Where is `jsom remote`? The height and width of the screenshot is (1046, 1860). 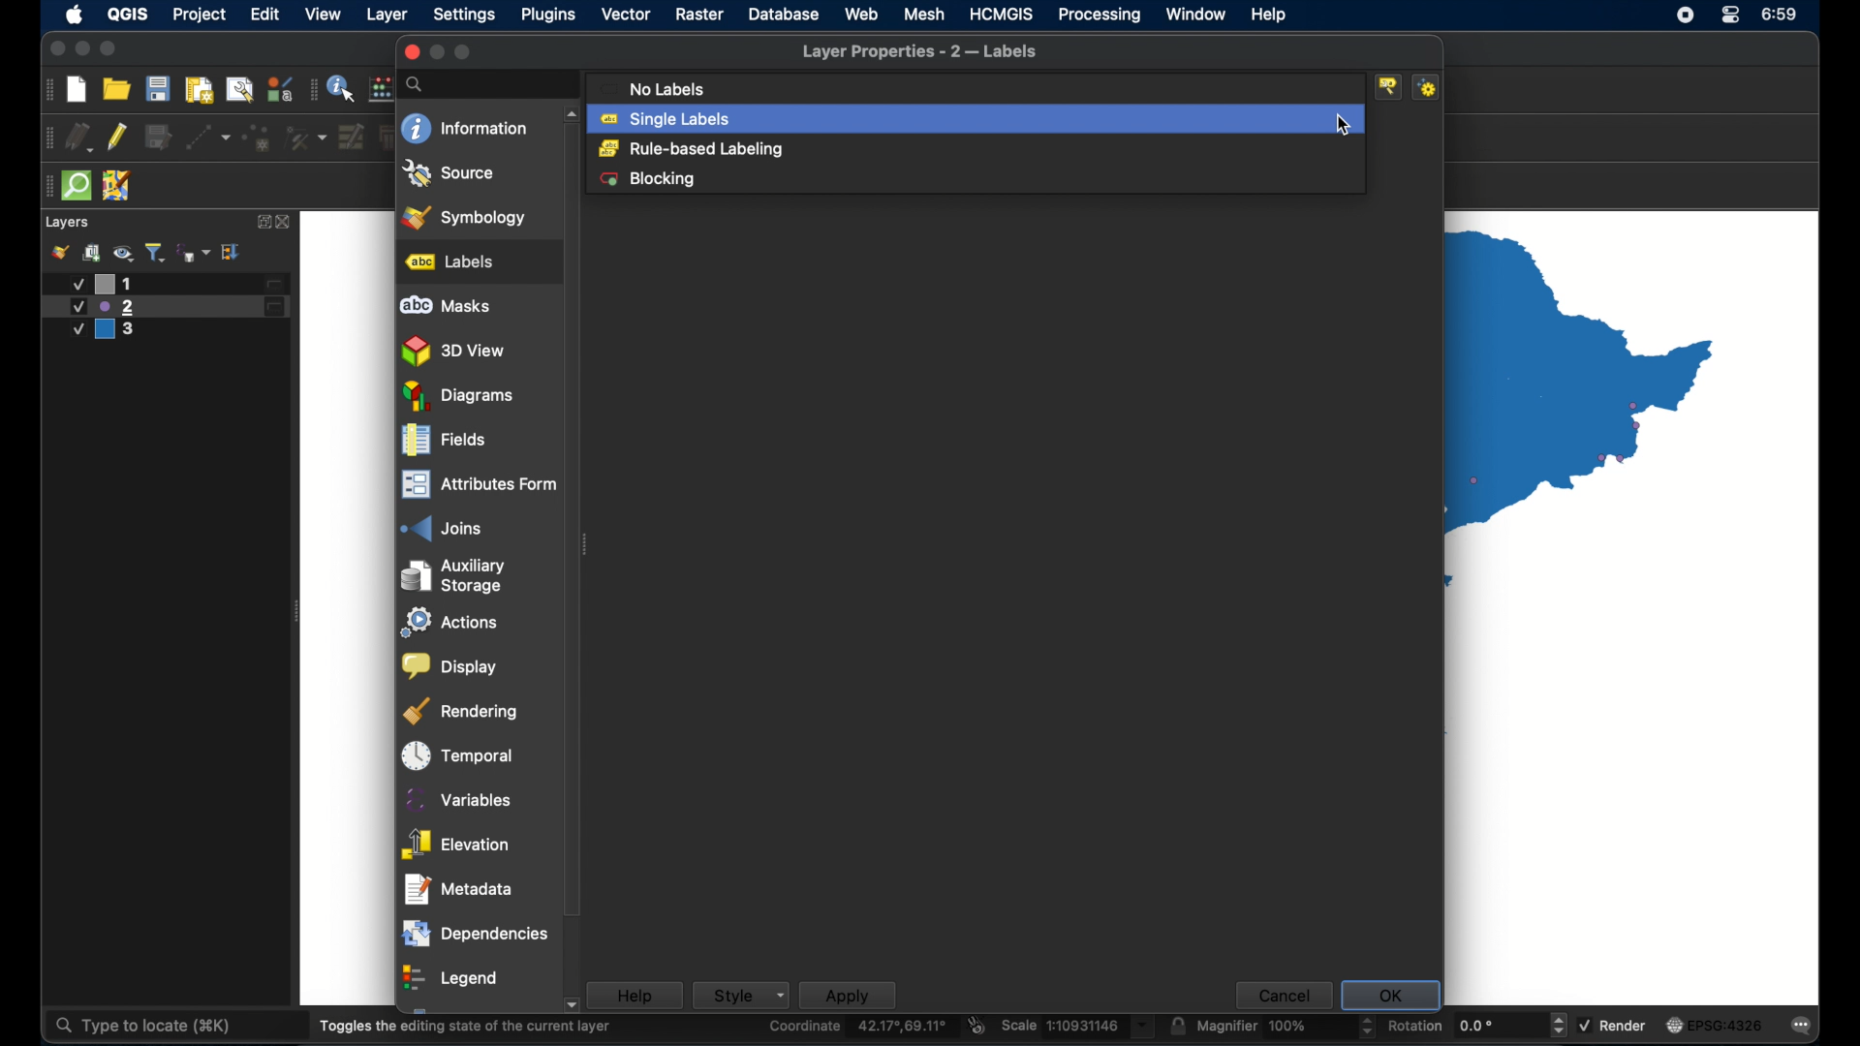 jsom remote is located at coordinates (117, 185).